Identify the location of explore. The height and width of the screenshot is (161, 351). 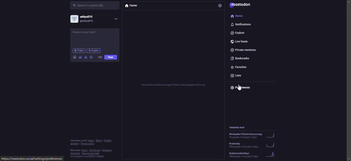
(239, 33).